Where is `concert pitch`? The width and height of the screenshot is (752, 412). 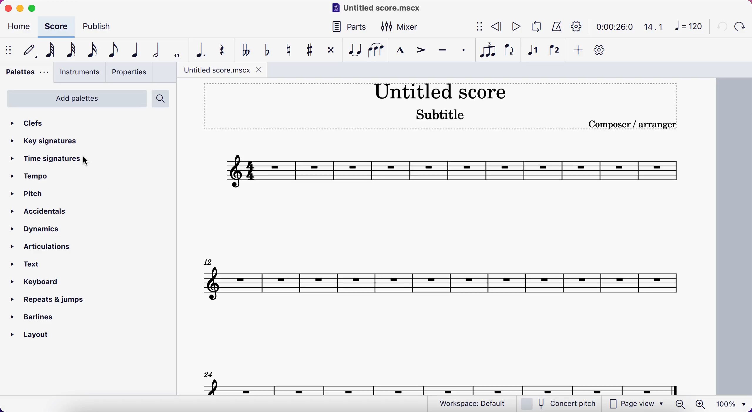 concert pitch is located at coordinates (558, 403).